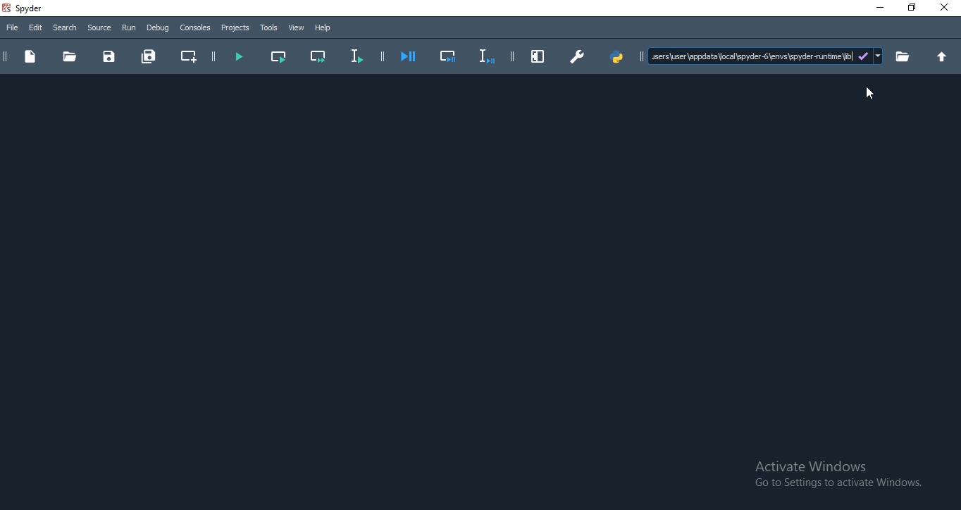  I want to click on Consoles, so click(195, 28).